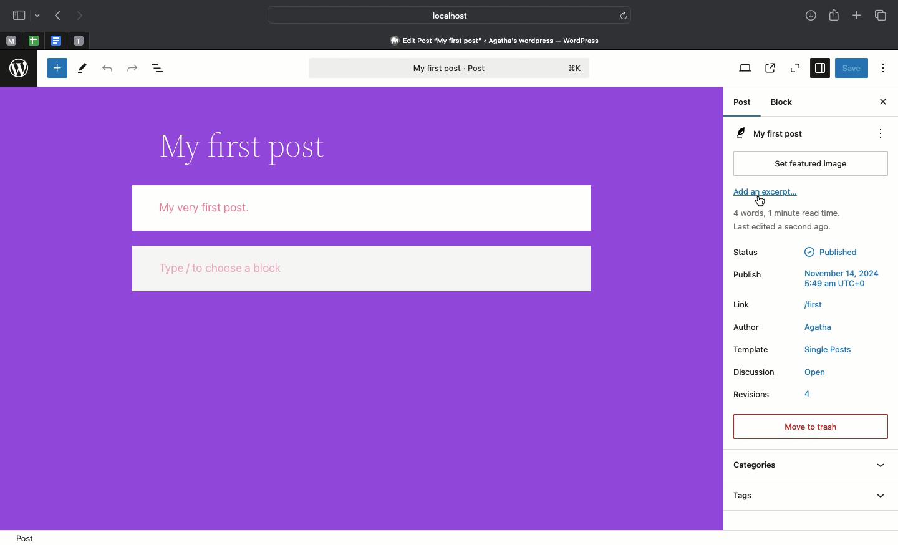 The width and height of the screenshot is (898, 545). What do you see at coordinates (56, 69) in the screenshot?
I see `Toggle block` at bounding box center [56, 69].